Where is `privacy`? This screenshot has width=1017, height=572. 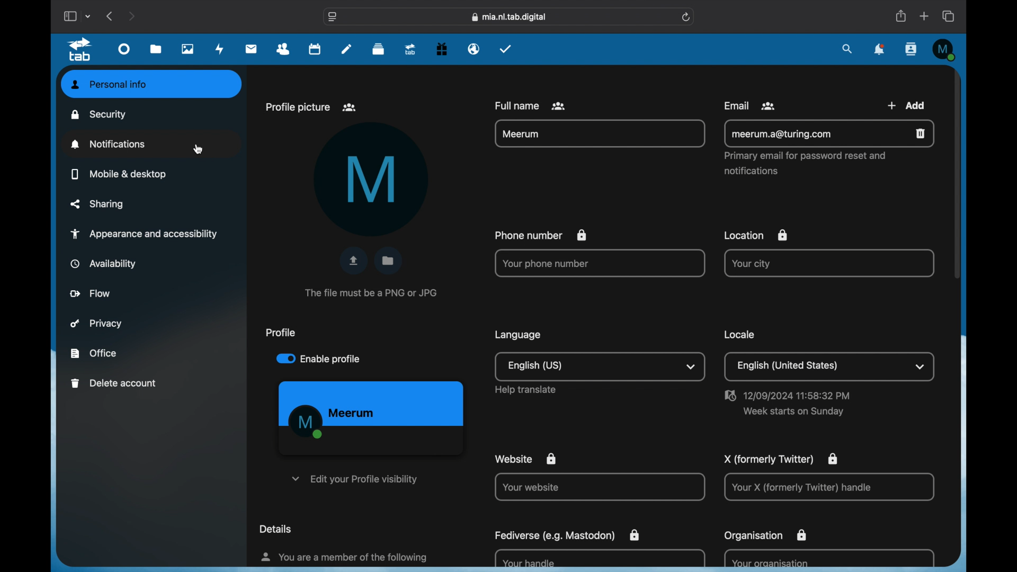
privacy is located at coordinates (97, 324).